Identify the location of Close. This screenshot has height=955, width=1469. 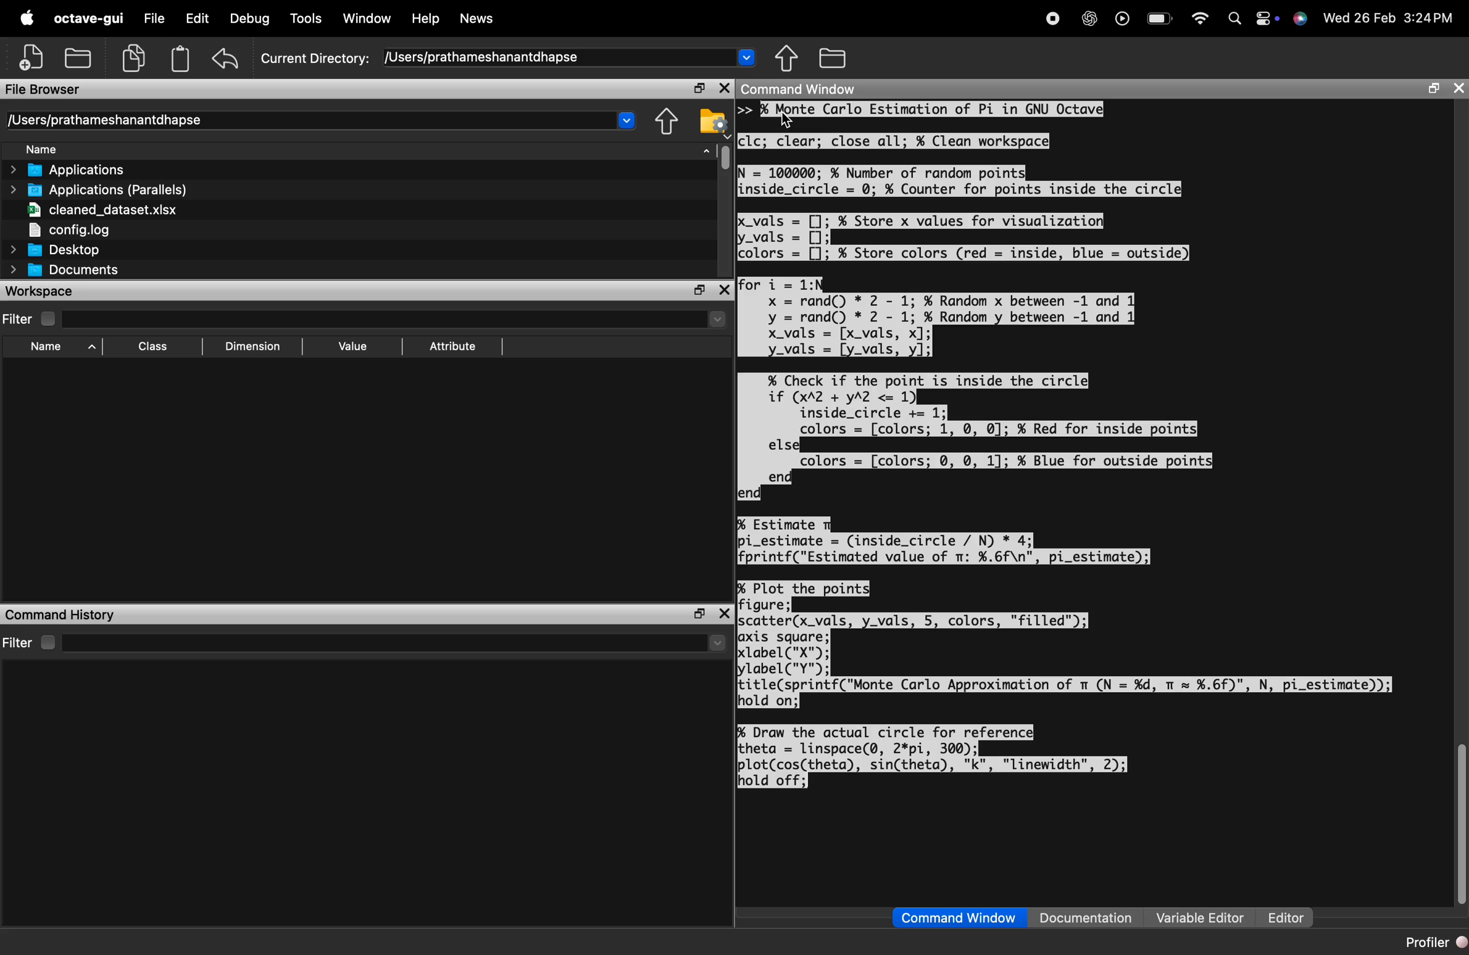
(725, 291).